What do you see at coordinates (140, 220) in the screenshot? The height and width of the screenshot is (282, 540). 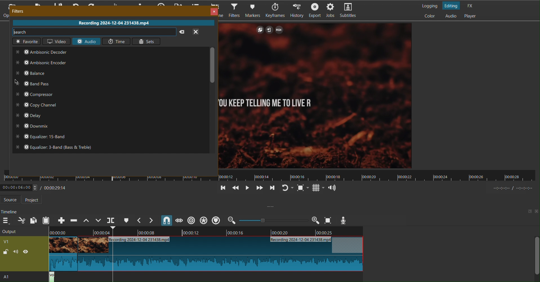 I see `Previous Marker` at bounding box center [140, 220].